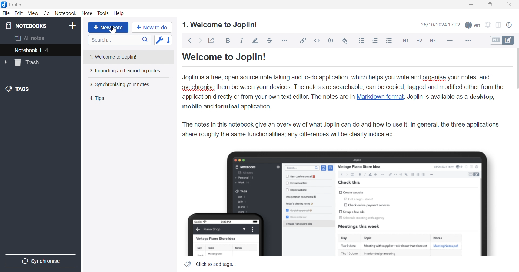 The height and width of the screenshot is (272, 519). Describe the element at coordinates (104, 13) in the screenshot. I see `Tools` at that location.